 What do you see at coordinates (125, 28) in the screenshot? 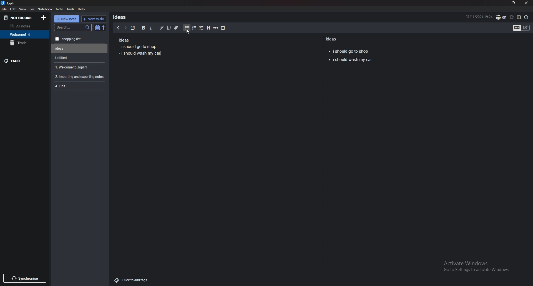
I see `next` at bounding box center [125, 28].